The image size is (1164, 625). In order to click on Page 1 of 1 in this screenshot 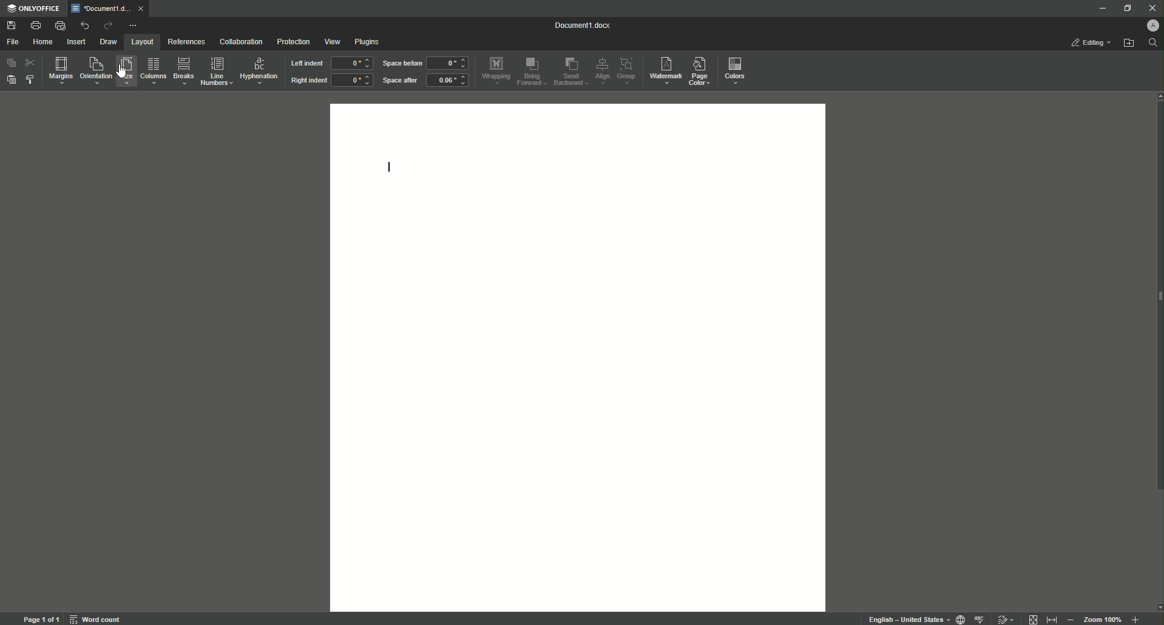, I will do `click(39, 619)`.